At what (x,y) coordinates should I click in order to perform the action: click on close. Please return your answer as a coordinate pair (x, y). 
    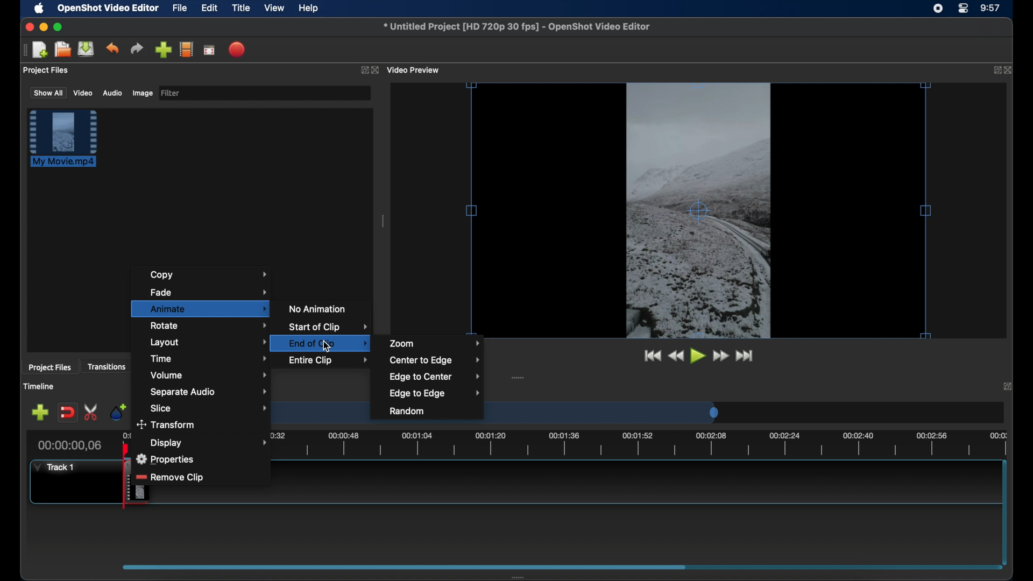
    Looking at the image, I should click on (1009, 70).